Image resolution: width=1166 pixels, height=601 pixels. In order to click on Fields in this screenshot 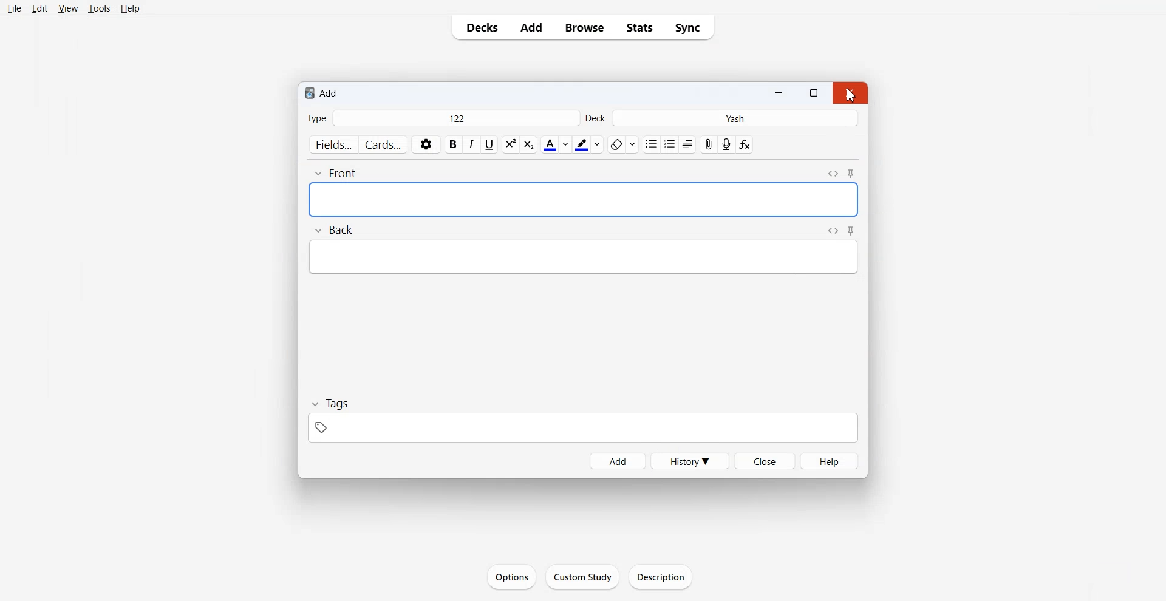, I will do `click(333, 145)`.